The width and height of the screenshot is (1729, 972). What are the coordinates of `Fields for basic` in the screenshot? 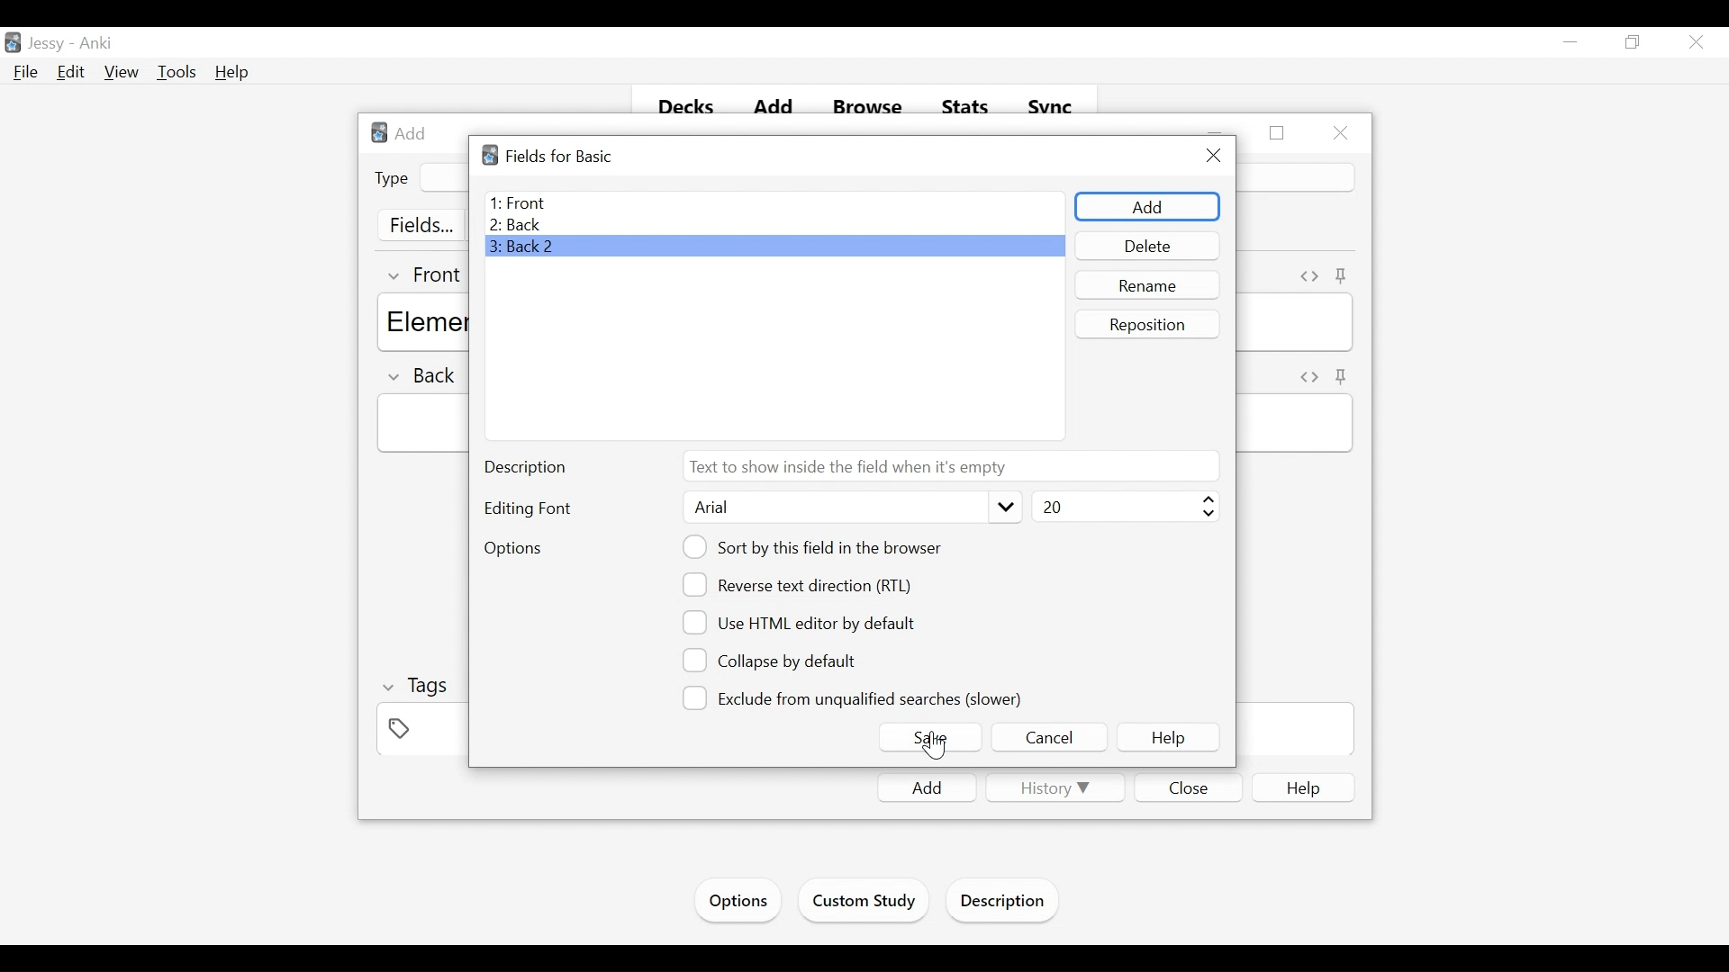 It's located at (550, 155).